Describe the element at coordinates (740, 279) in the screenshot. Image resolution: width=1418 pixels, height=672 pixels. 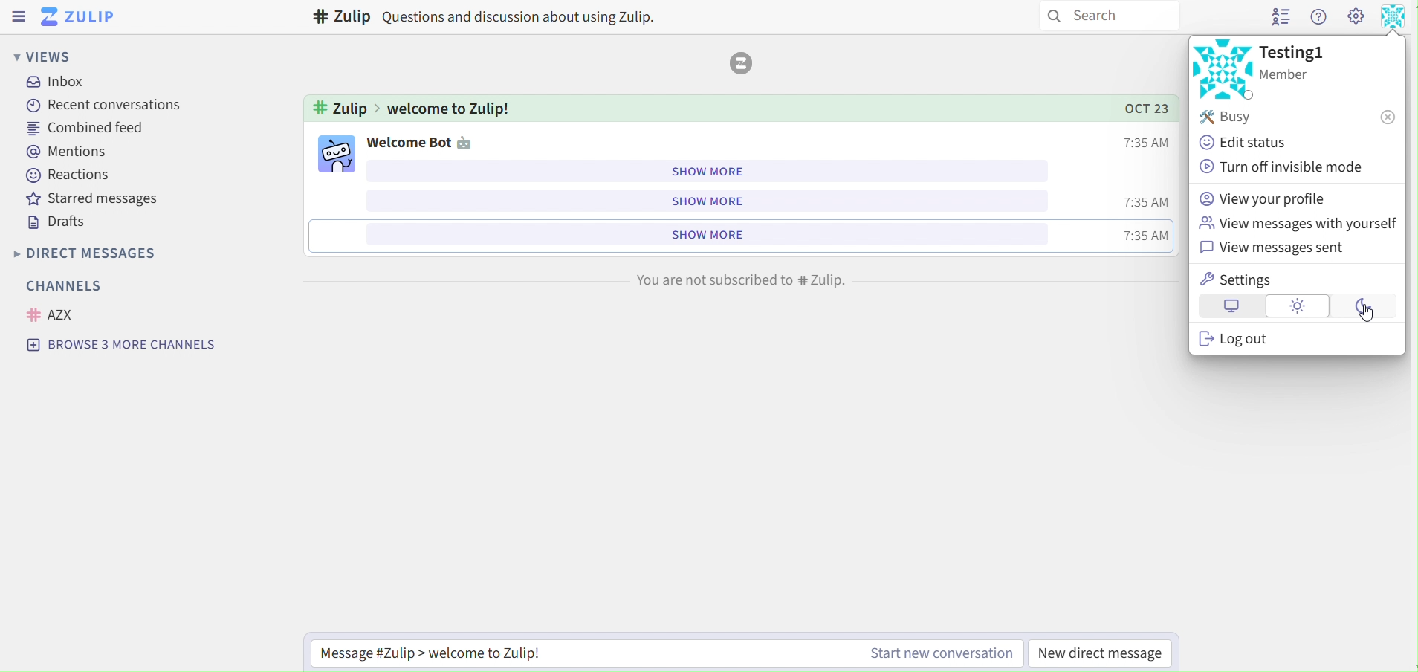
I see `You are not dewscribed to #zulip` at that location.